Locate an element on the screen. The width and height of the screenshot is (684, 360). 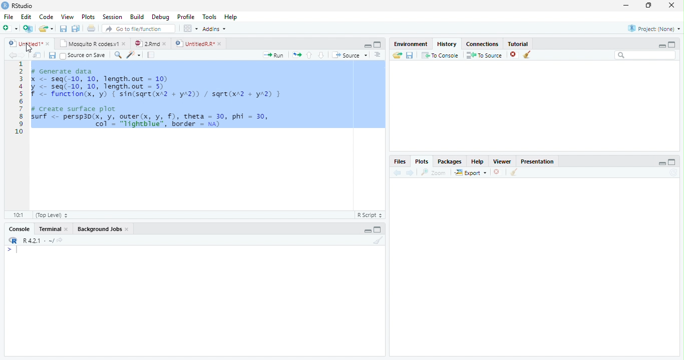
minimize is located at coordinates (662, 163).